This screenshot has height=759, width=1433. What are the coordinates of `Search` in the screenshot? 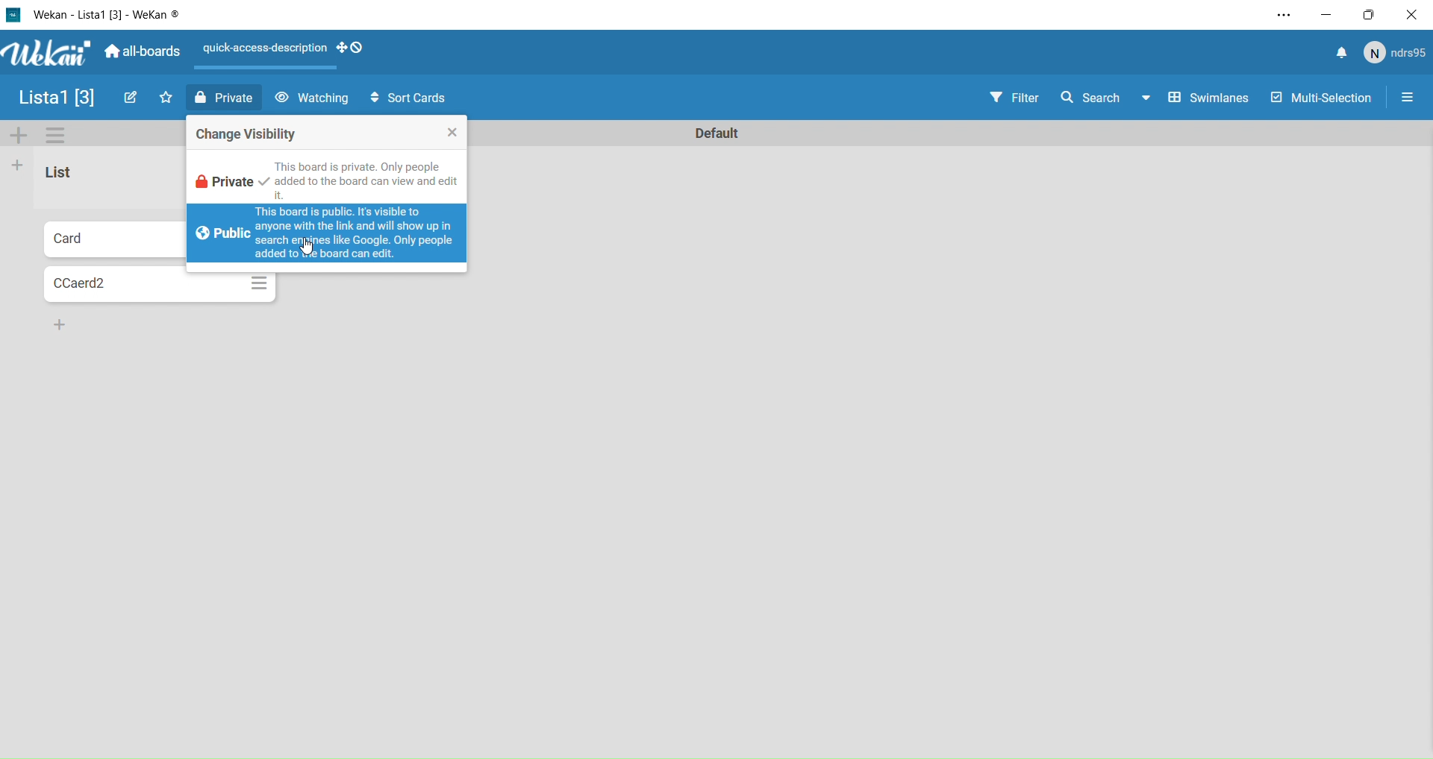 It's located at (1104, 101).